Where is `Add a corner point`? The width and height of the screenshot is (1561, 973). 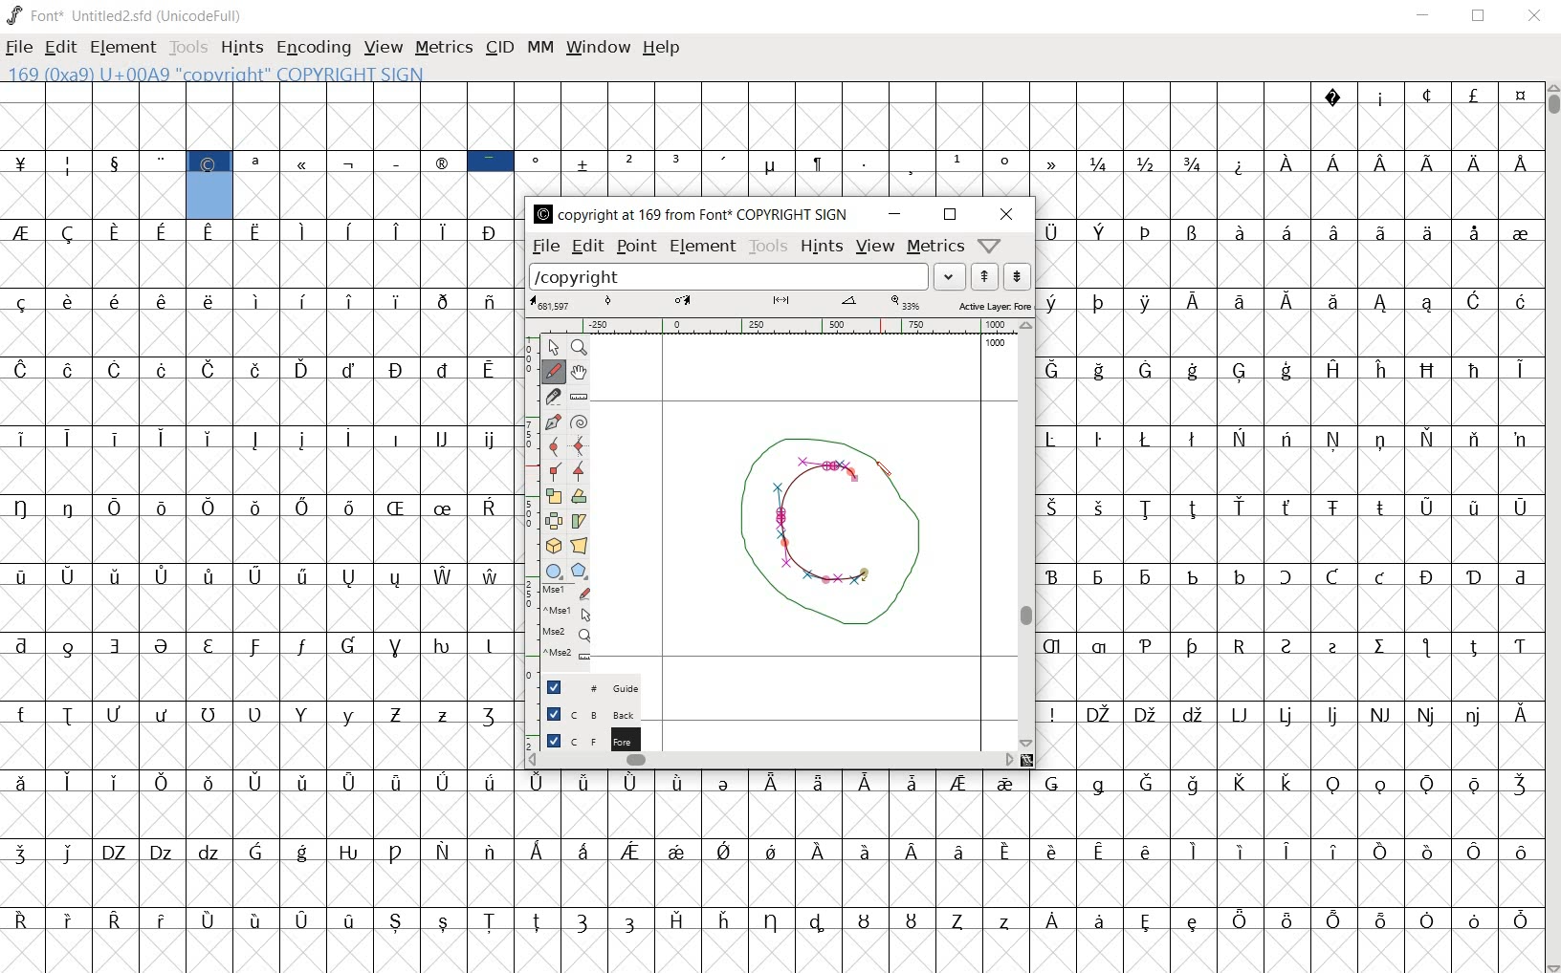
Add a corner point is located at coordinates (558, 470).